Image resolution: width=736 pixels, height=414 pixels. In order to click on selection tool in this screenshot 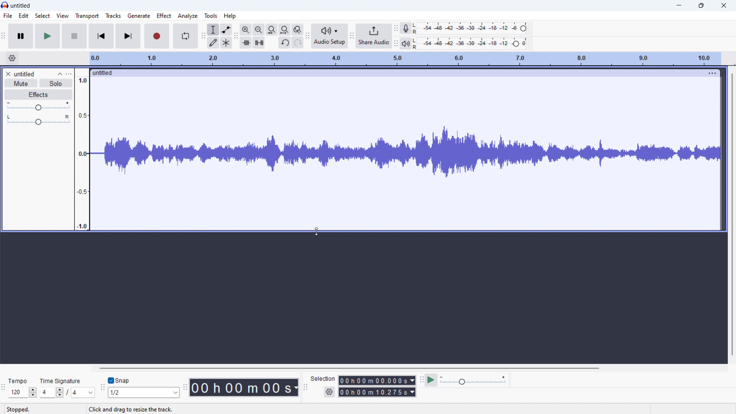, I will do `click(214, 30)`.